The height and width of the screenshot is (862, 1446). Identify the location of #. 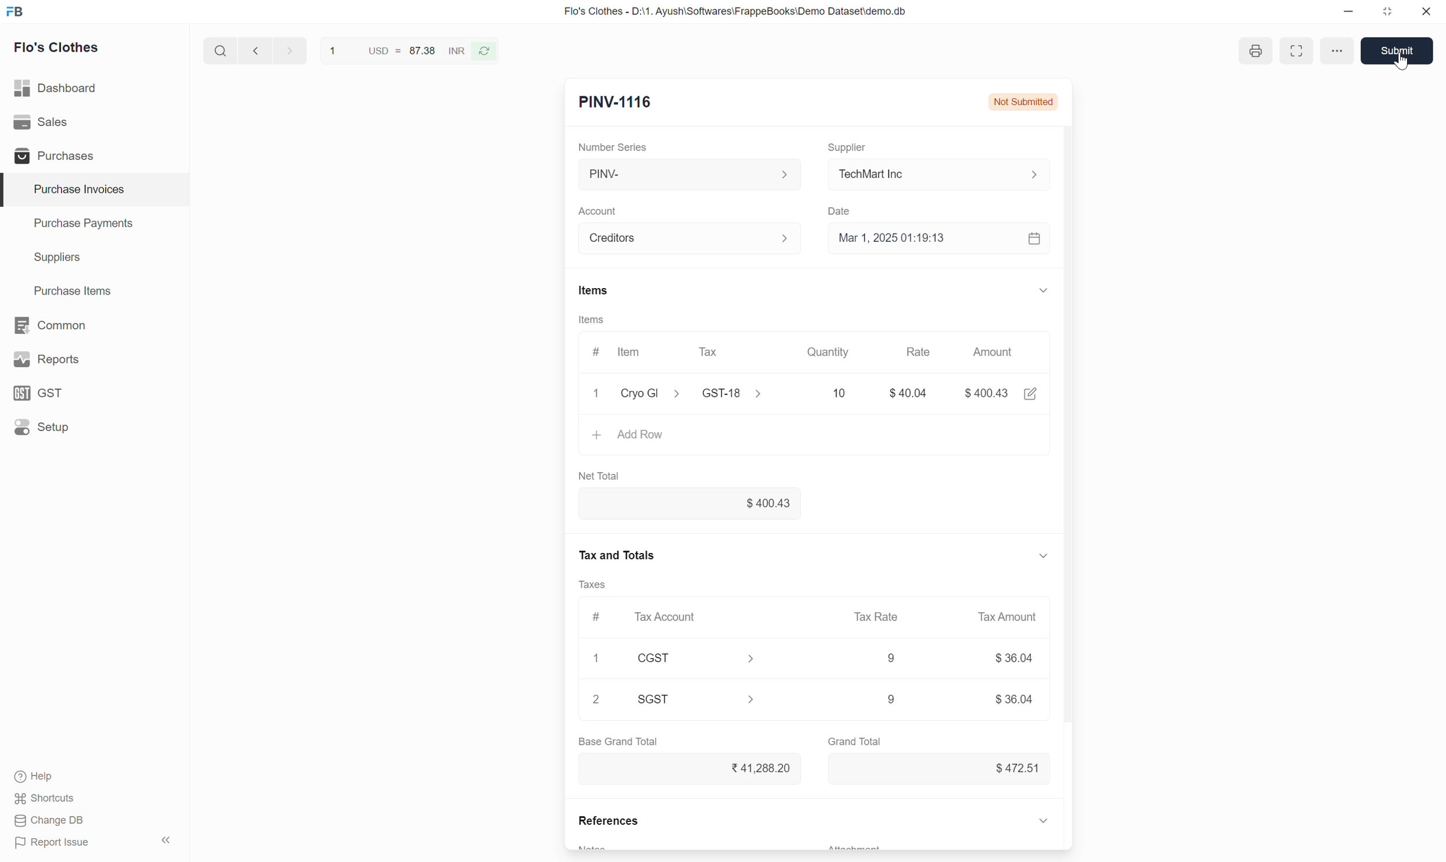
(595, 349).